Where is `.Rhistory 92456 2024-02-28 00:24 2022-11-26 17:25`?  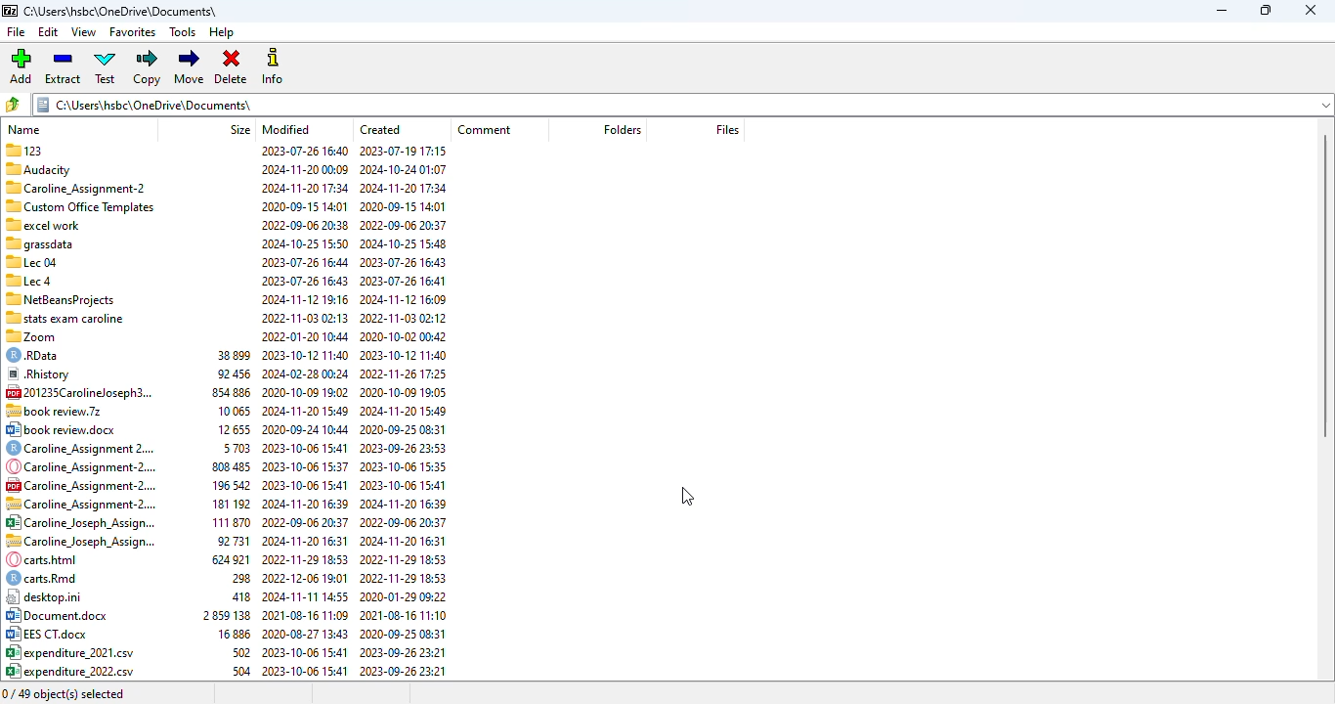
.Rhistory 92456 2024-02-28 00:24 2022-11-26 17:25 is located at coordinates (226, 357).